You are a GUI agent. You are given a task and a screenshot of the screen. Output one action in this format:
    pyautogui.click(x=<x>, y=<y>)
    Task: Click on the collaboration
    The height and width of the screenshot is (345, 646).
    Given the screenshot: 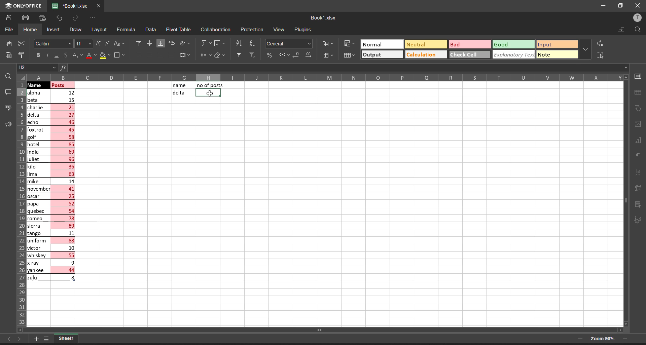 What is the action you would take?
    pyautogui.click(x=217, y=29)
    